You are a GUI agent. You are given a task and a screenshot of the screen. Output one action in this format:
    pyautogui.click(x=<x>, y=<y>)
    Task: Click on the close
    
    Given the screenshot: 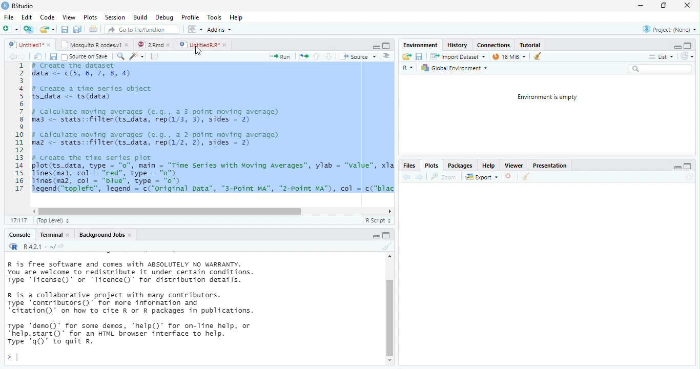 What is the action you would take?
    pyautogui.click(x=131, y=235)
    